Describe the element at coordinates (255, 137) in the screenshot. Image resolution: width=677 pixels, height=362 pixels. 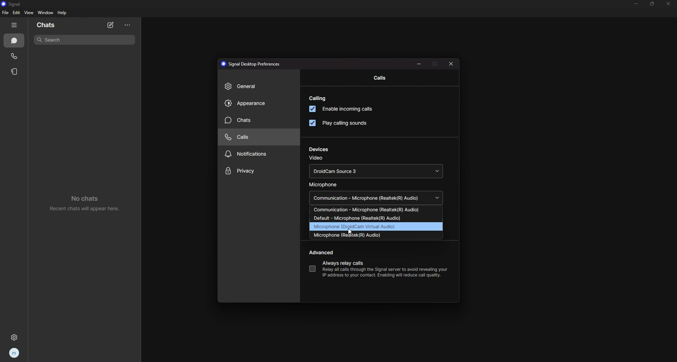
I see `calls` at that location.